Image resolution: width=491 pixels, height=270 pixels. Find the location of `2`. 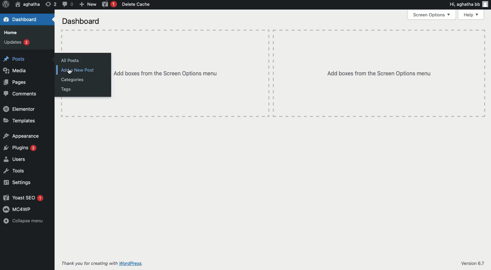

2 is located at coordinates (51, 5).